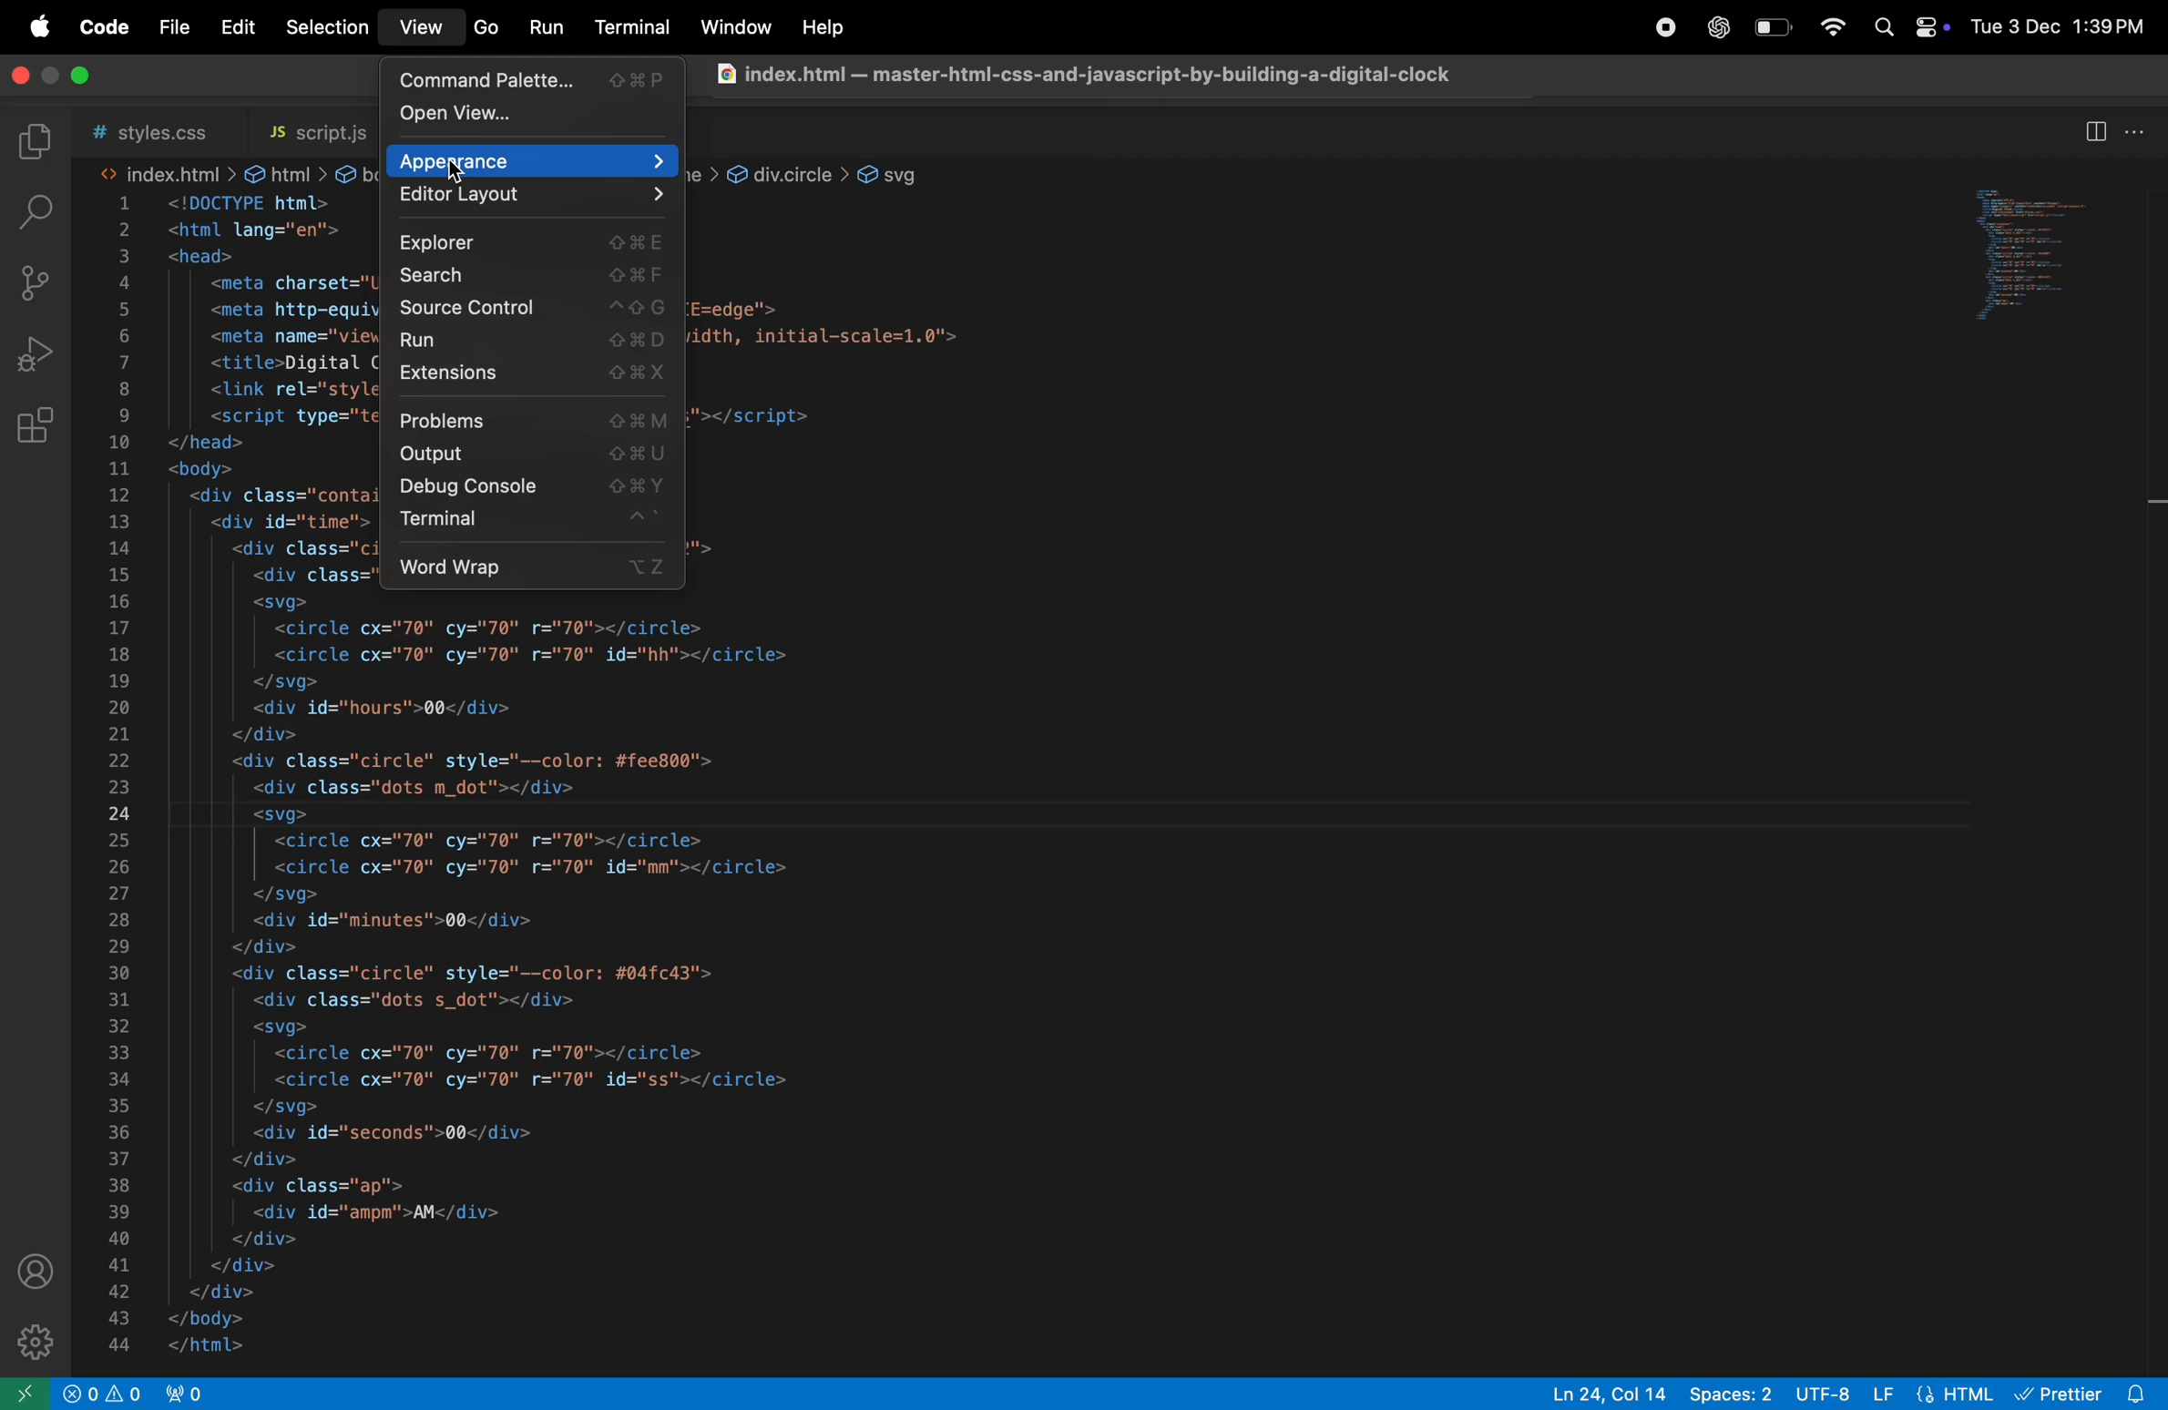  Describe the element at coordinates (1733, 1395) in the screenshot. I see `spaces 8` at that location.